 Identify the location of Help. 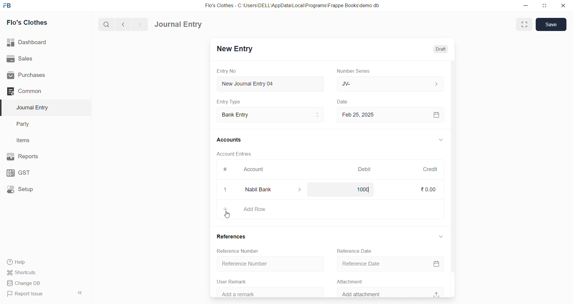
(43, 262).